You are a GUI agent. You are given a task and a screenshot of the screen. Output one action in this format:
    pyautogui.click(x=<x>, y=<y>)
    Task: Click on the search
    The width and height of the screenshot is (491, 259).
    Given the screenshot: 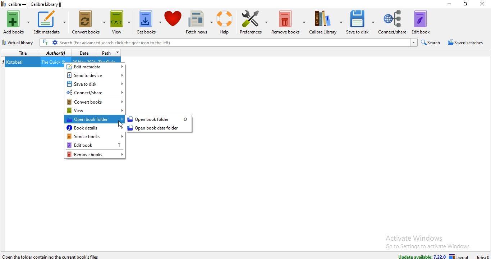 What is the action you would take?
    pyautogui.click(x=431, y=42)
    